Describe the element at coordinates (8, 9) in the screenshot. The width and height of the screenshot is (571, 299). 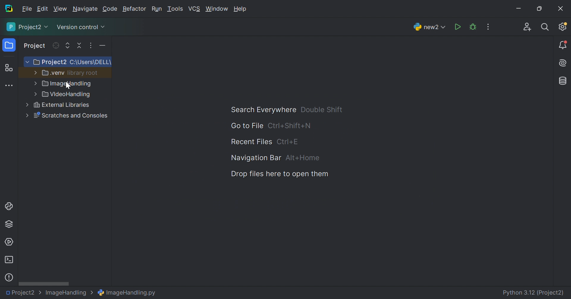
I see `PyCharm icon` at that location.